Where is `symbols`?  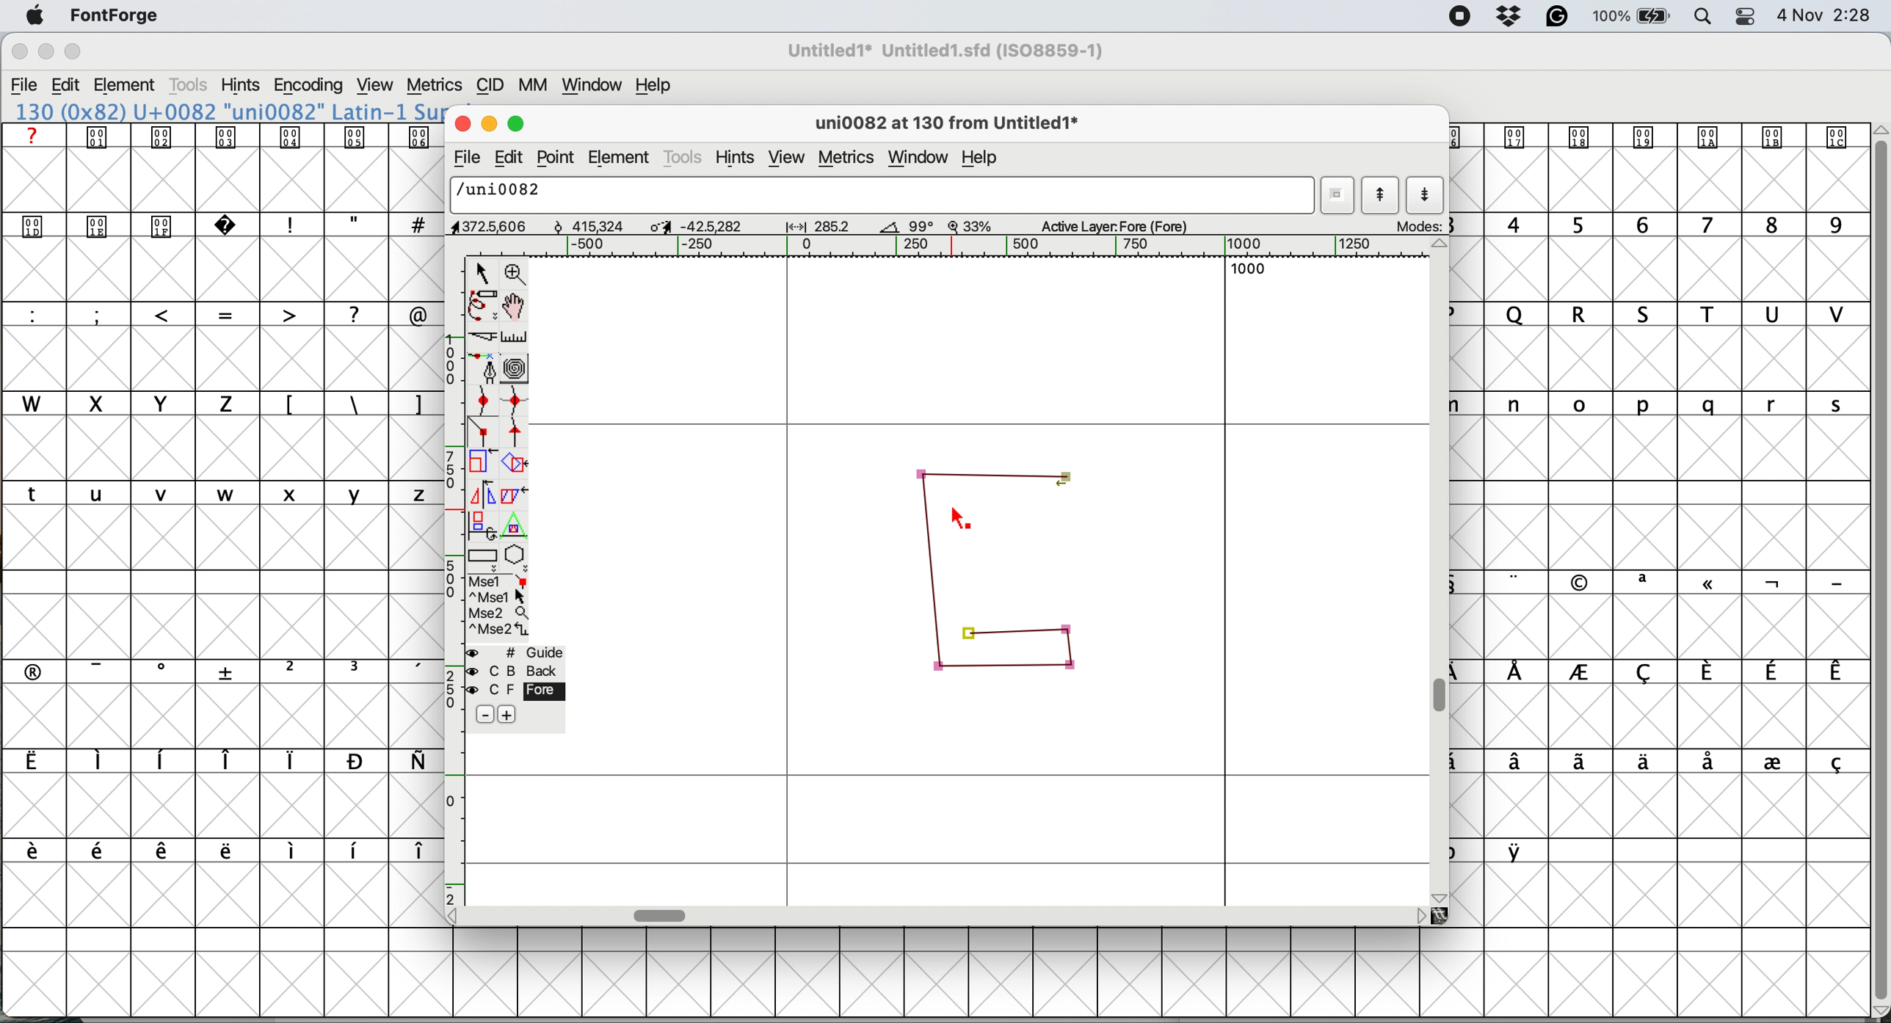 symbols is located at coordinates (226, 136).